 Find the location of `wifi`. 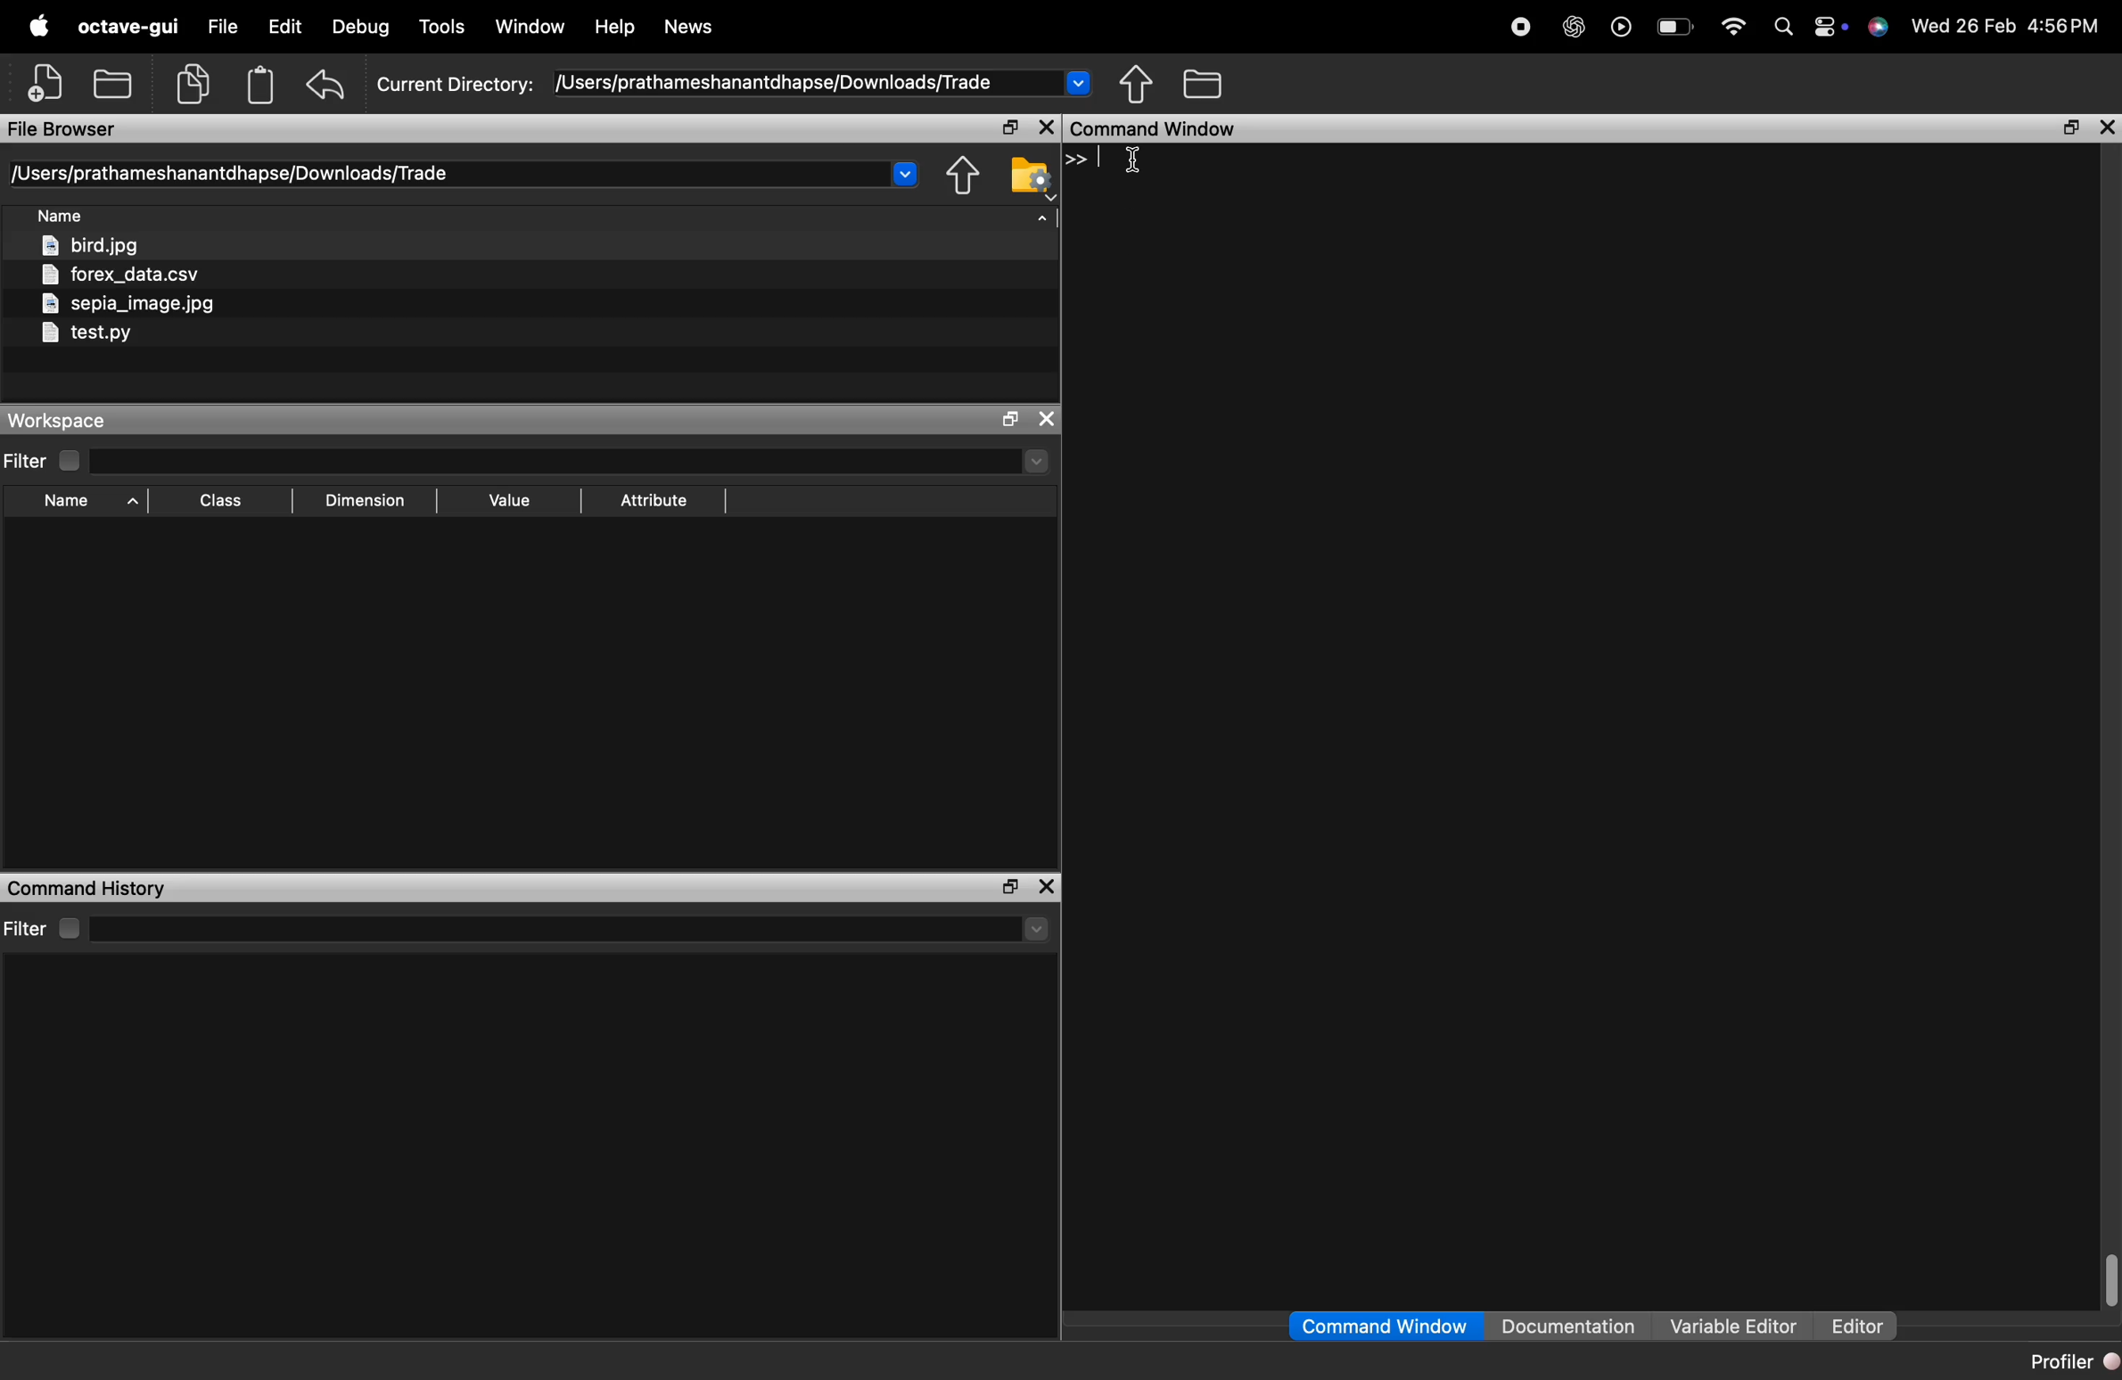

wifi is located at coordinates (1734, 28).